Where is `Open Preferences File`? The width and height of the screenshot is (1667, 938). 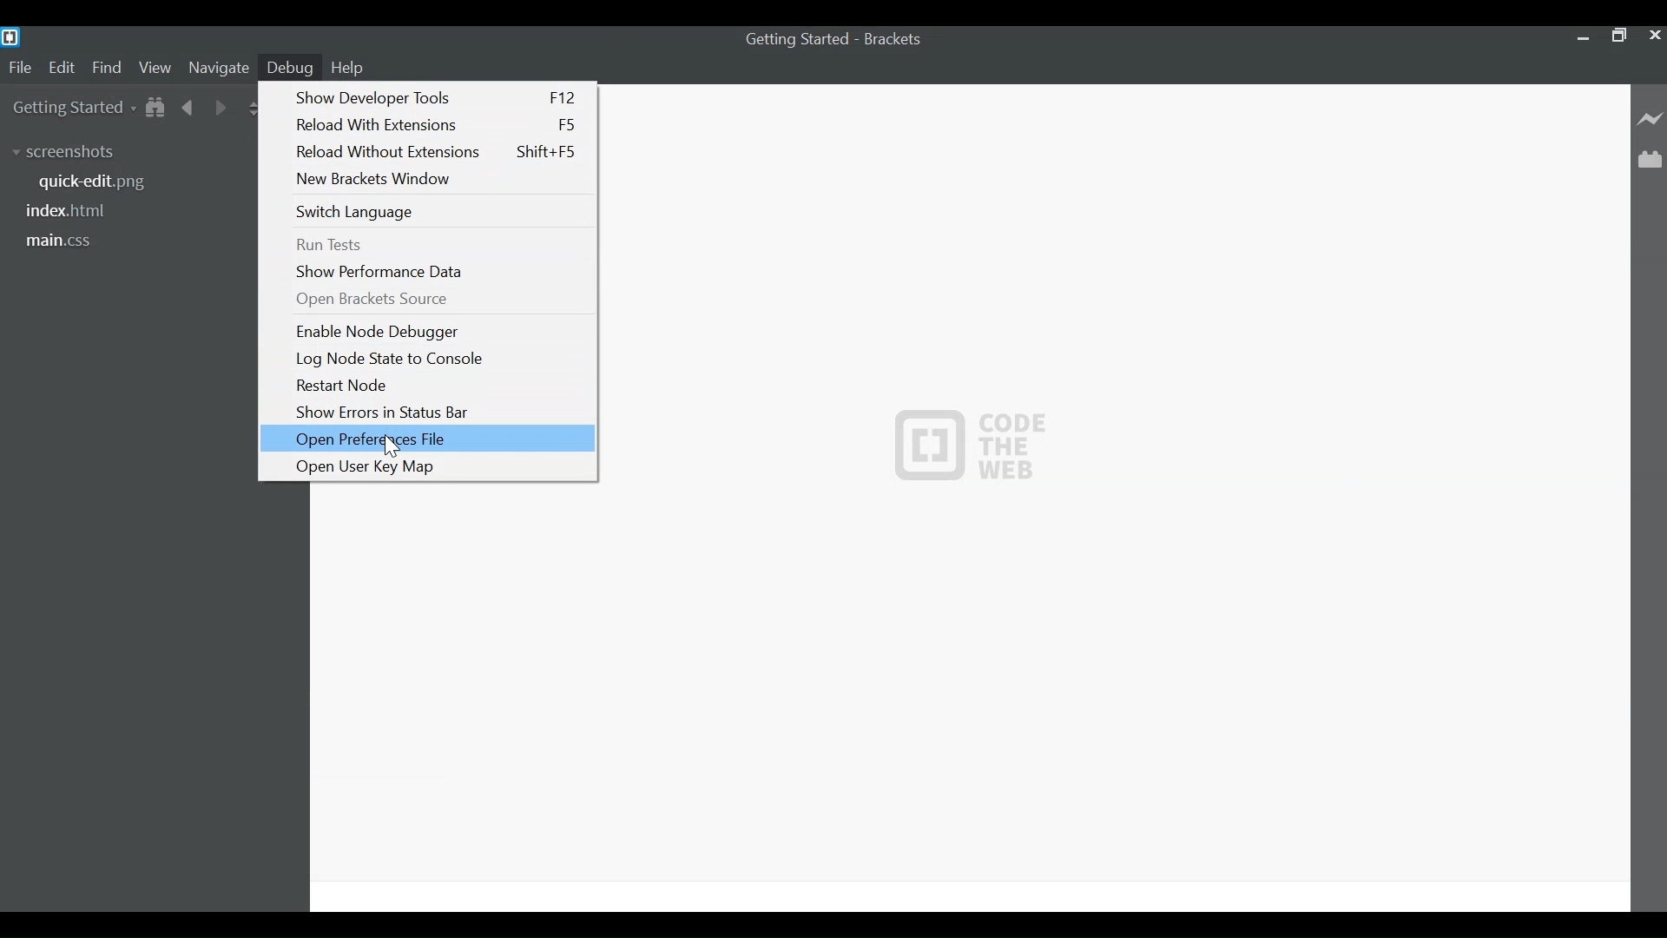 Open Preferences File is located at coordinates (428, 438).